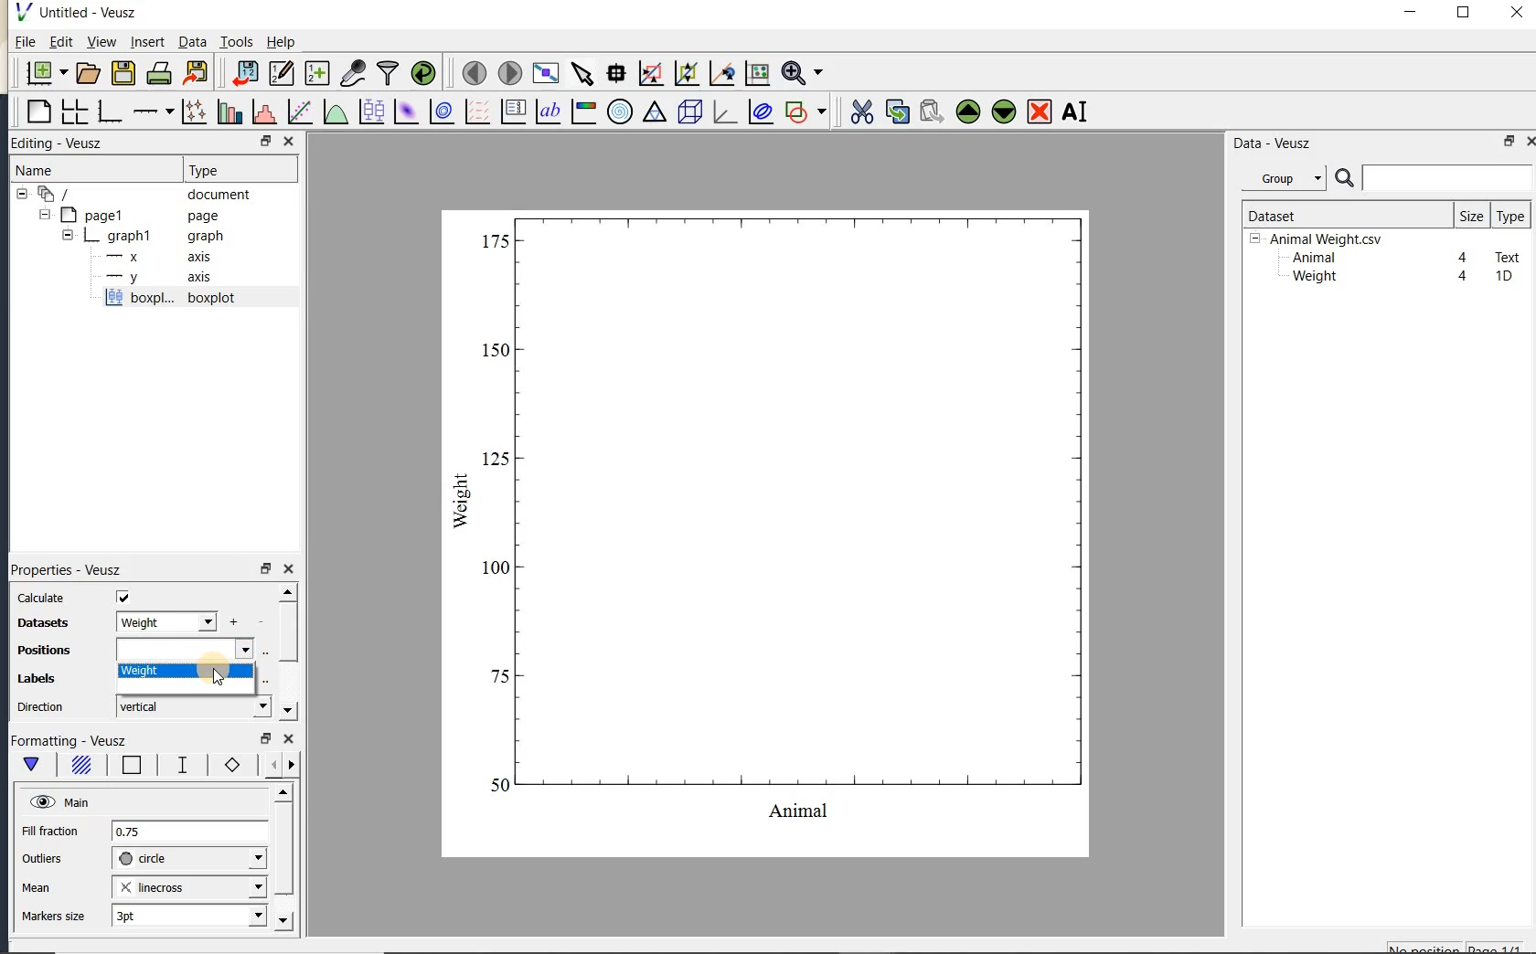 This screenshot has height=954, width=1536. Describe the element at coordinates (197, 71) in the screenshot. I see `export to graphics format` at that location.